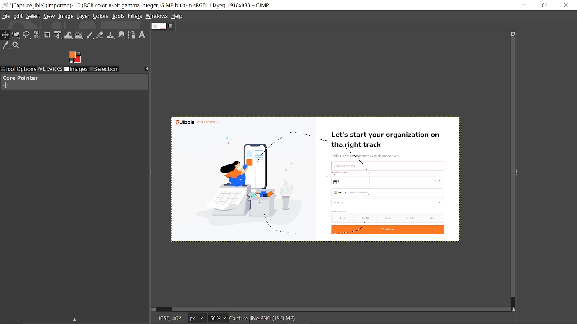  I want to click on text, so click(351, 165).